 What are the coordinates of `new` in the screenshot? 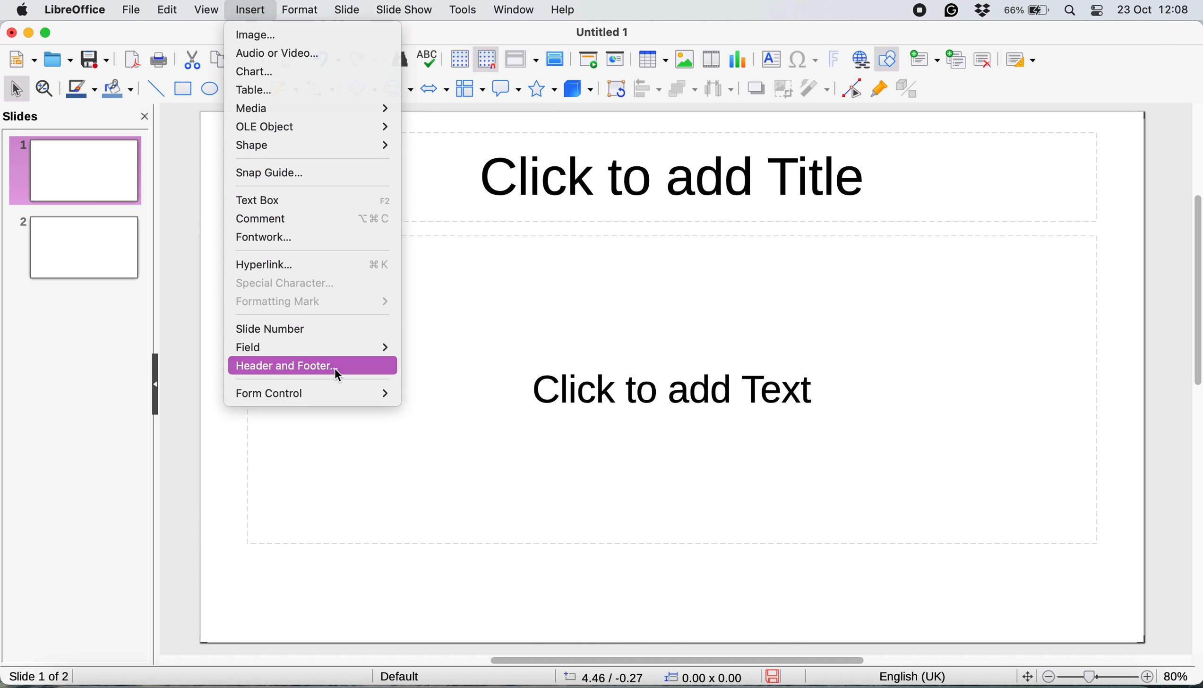 It's located at (24, 60).